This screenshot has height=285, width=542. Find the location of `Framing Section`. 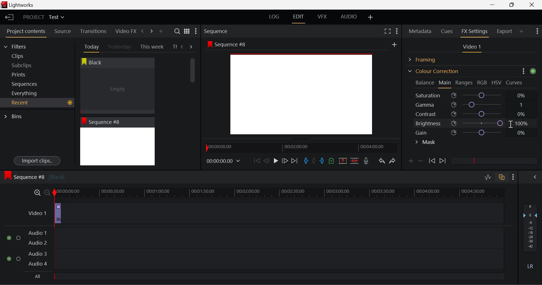

Framing Section is located at coordinates (427, 59).